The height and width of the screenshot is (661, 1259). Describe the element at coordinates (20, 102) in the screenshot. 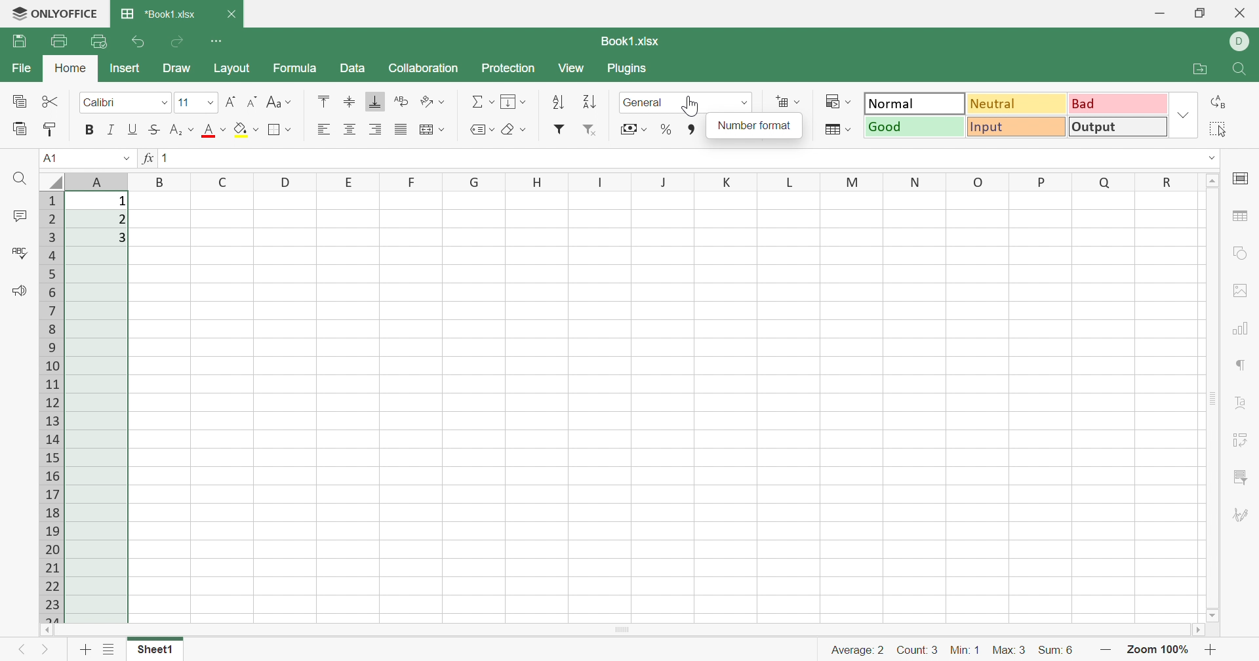

I see `Copy` at that location.